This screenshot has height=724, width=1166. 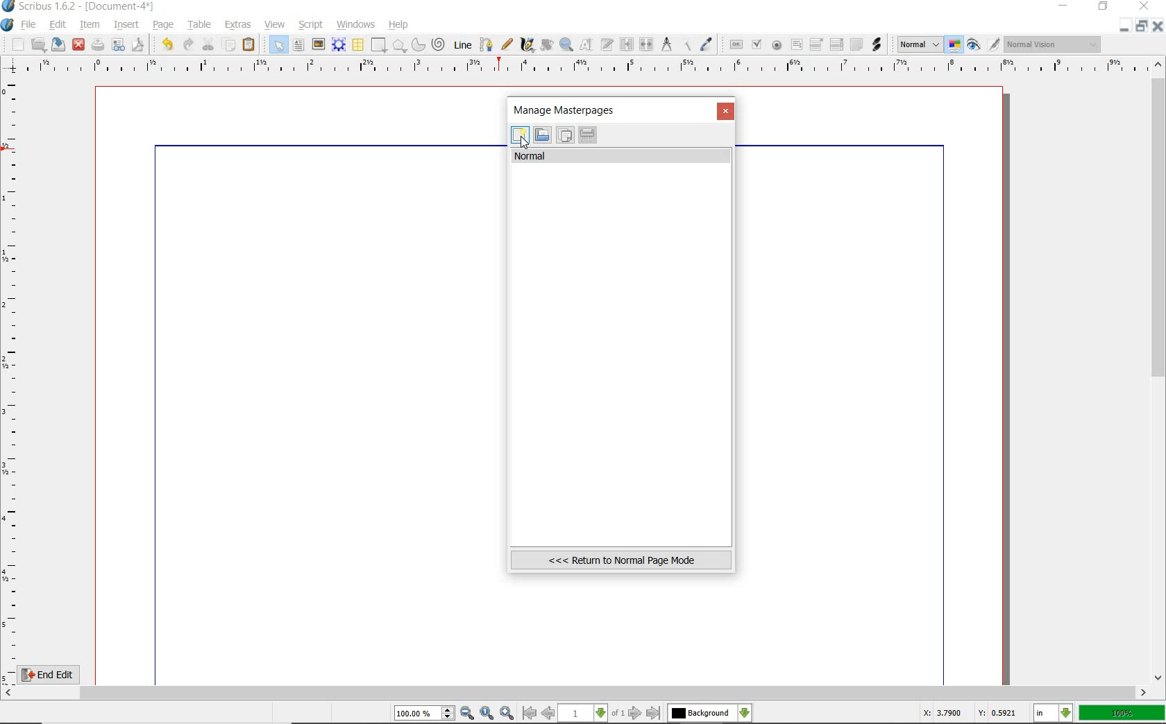 I want to click on measurements, so click(x=667, y=45).